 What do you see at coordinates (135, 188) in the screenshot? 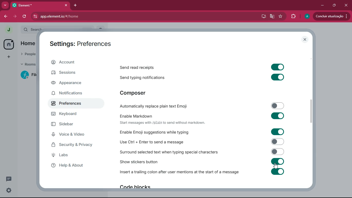
I see `Code blocks` at bounding box center [135, 188].